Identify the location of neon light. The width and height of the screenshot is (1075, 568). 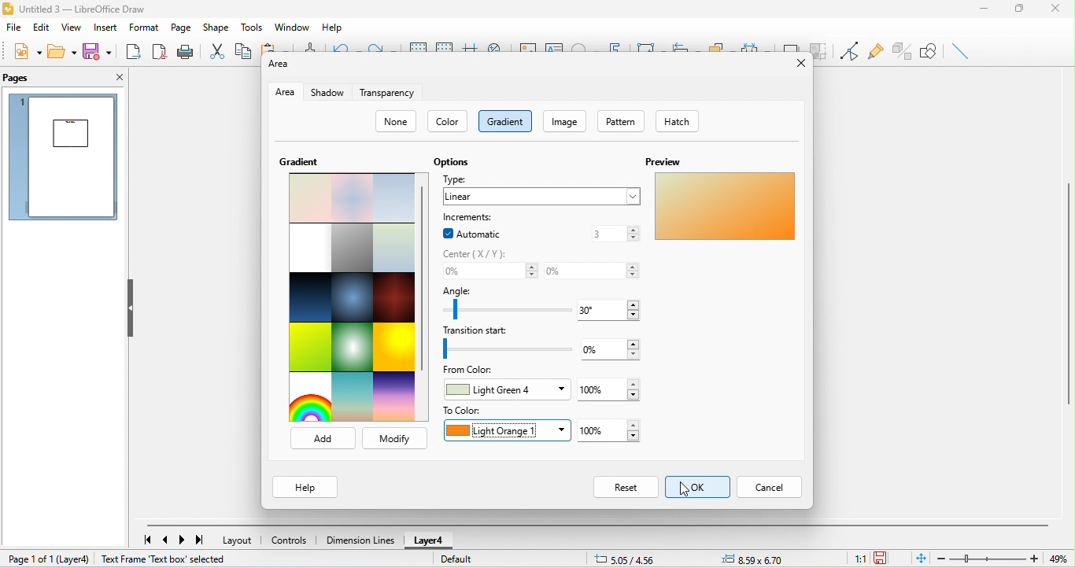
(352, 346).